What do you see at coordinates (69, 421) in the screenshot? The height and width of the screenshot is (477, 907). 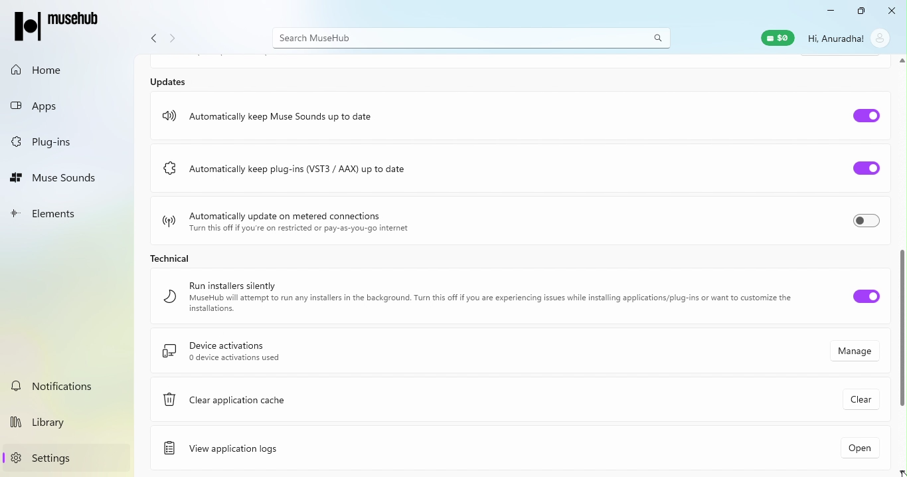 I see `Library` at bounding box center [69, 421].